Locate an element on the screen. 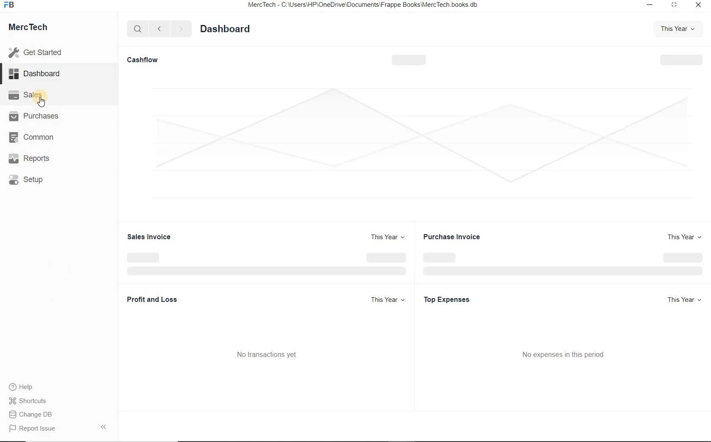  This Year is located at coordinates (388, 238).